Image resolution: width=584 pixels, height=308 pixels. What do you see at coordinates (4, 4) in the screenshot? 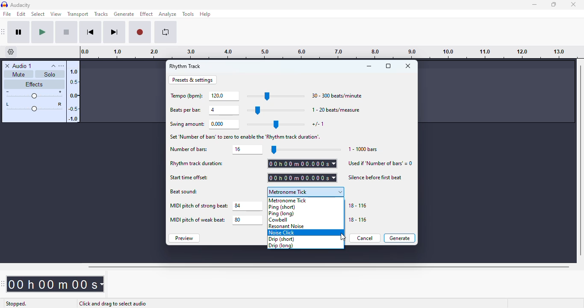
I see `logo` at bounding box center [4, 4].